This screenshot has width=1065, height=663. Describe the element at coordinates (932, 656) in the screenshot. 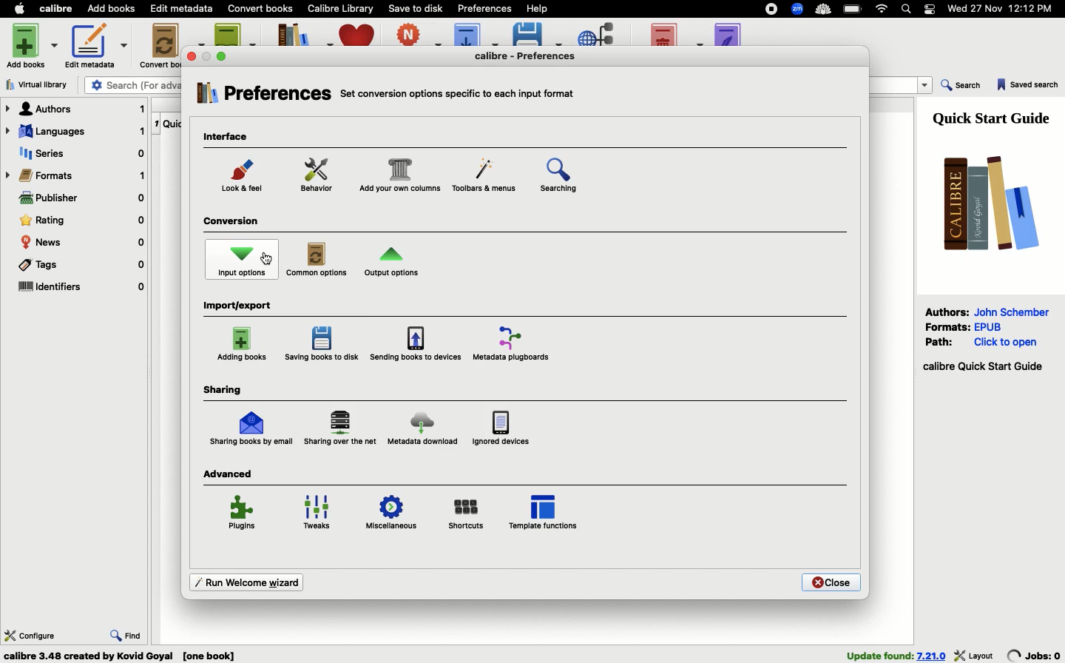

I see `version` at that location.